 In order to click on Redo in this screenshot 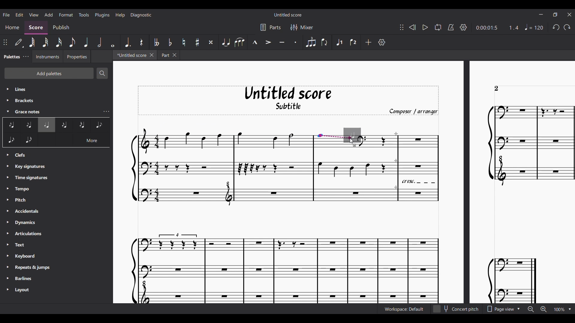, I will do `click(567, 27)`.